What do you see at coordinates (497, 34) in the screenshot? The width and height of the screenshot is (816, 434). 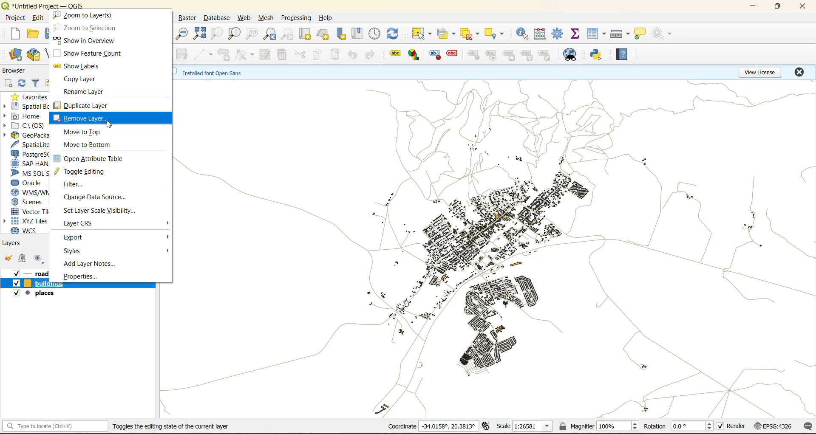 I see `select location` at bounding box center [497, 34].